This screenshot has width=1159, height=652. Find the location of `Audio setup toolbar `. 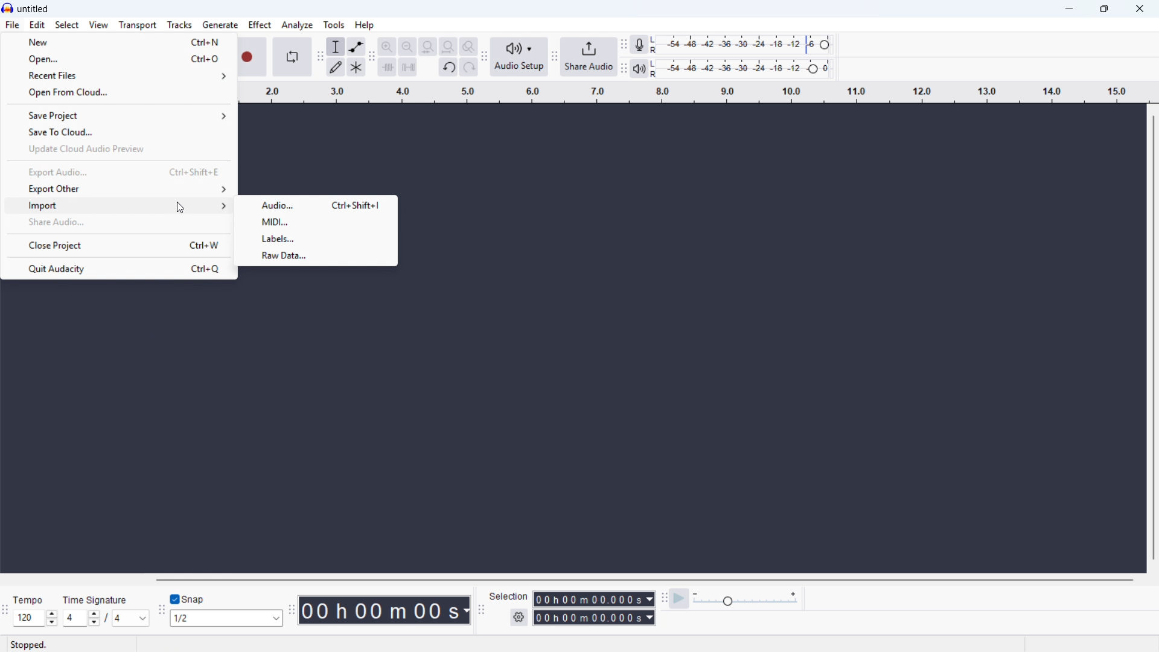

Audio setup toolbar  is located at coordinates (484, 57).